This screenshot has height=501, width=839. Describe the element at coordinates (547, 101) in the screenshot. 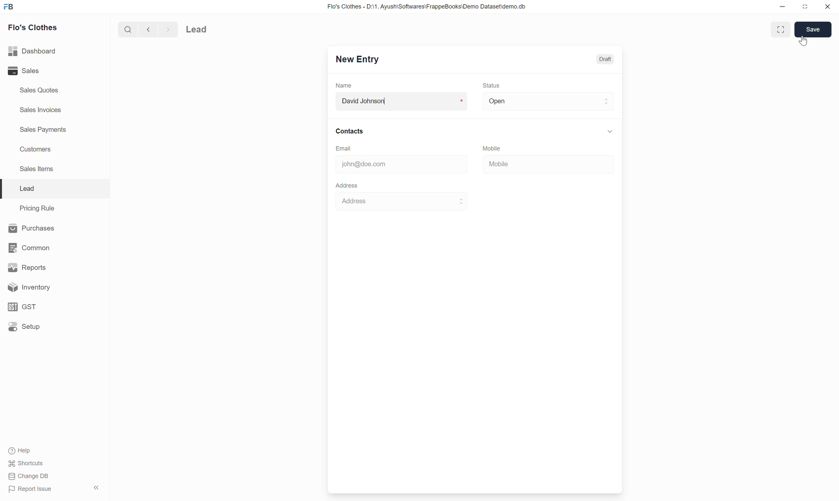

I see `Open` at that location.